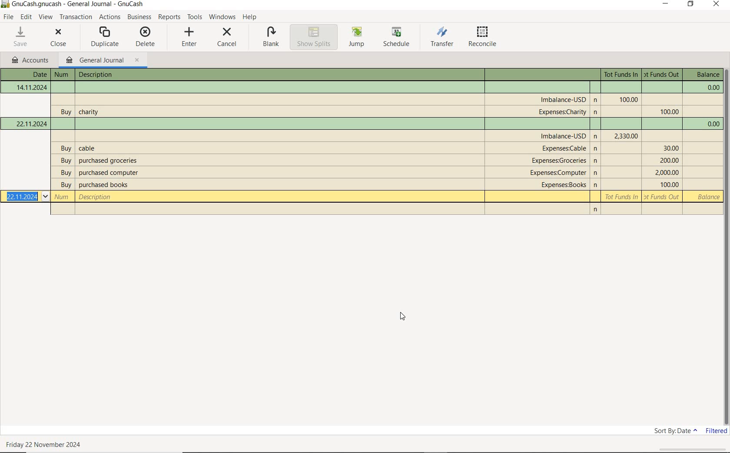 The image size is (730, 453). What do you see at coordinates (59, 37) in the screenshot?
I see `CLOSE` at bounding box center [59, 37].